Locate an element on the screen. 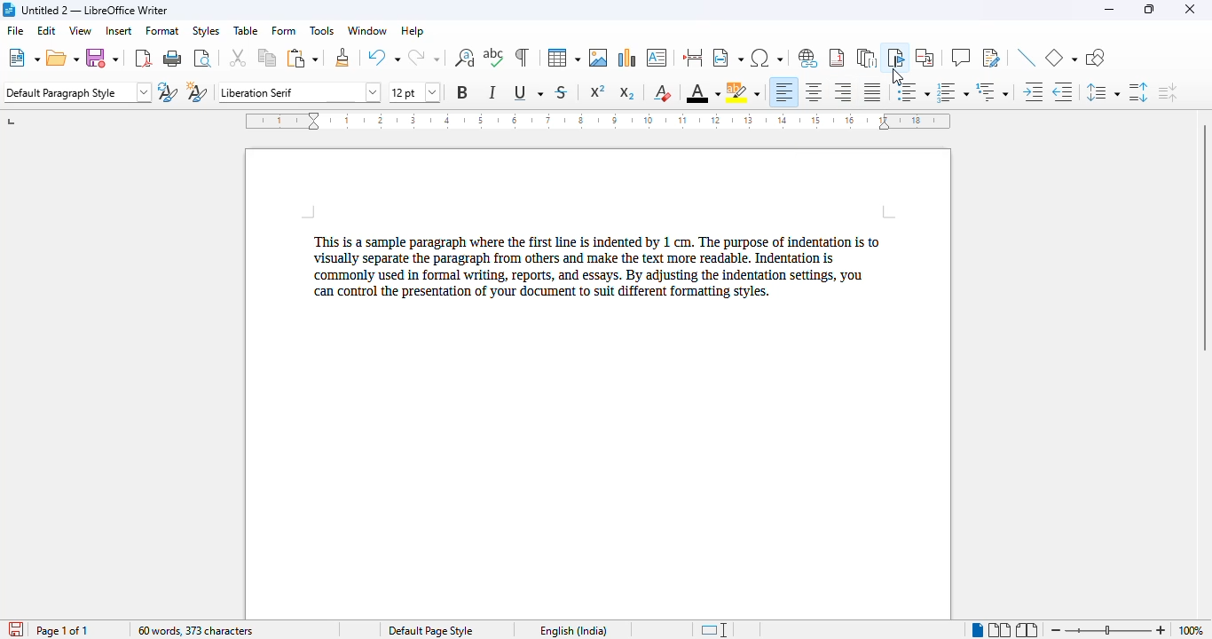 The width and height of the screenshot is (1212, 639). multi-page view is located at coordinates (999, 629).